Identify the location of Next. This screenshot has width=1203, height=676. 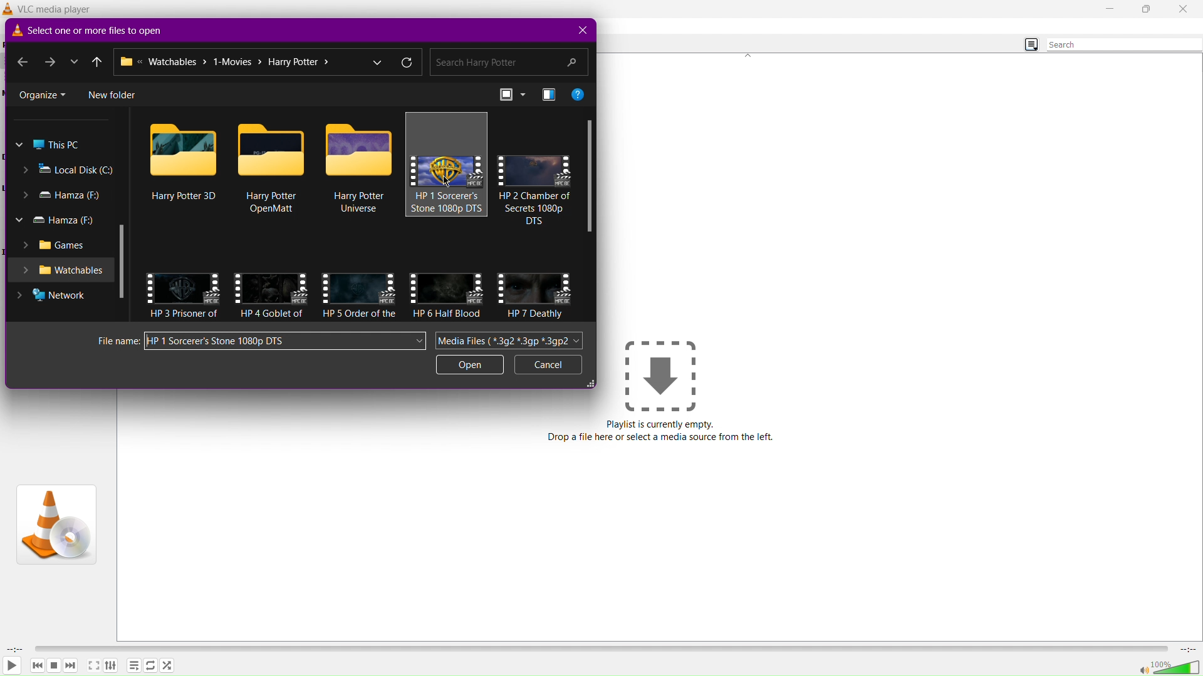
(50, 61).